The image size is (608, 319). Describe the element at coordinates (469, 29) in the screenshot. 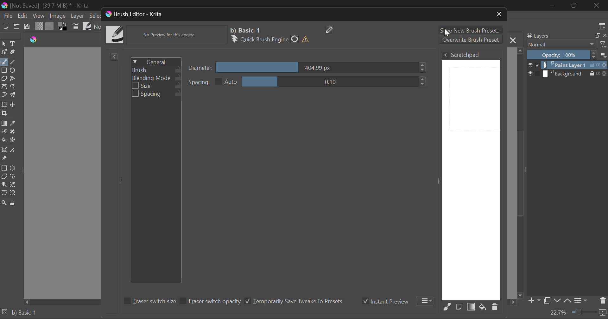

I see `Save New Brush Preset` at that location.